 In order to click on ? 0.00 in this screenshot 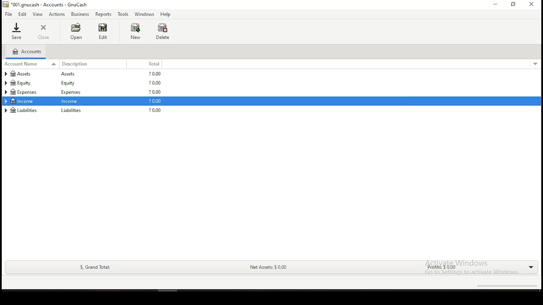, I will do `click(156, 74)`.